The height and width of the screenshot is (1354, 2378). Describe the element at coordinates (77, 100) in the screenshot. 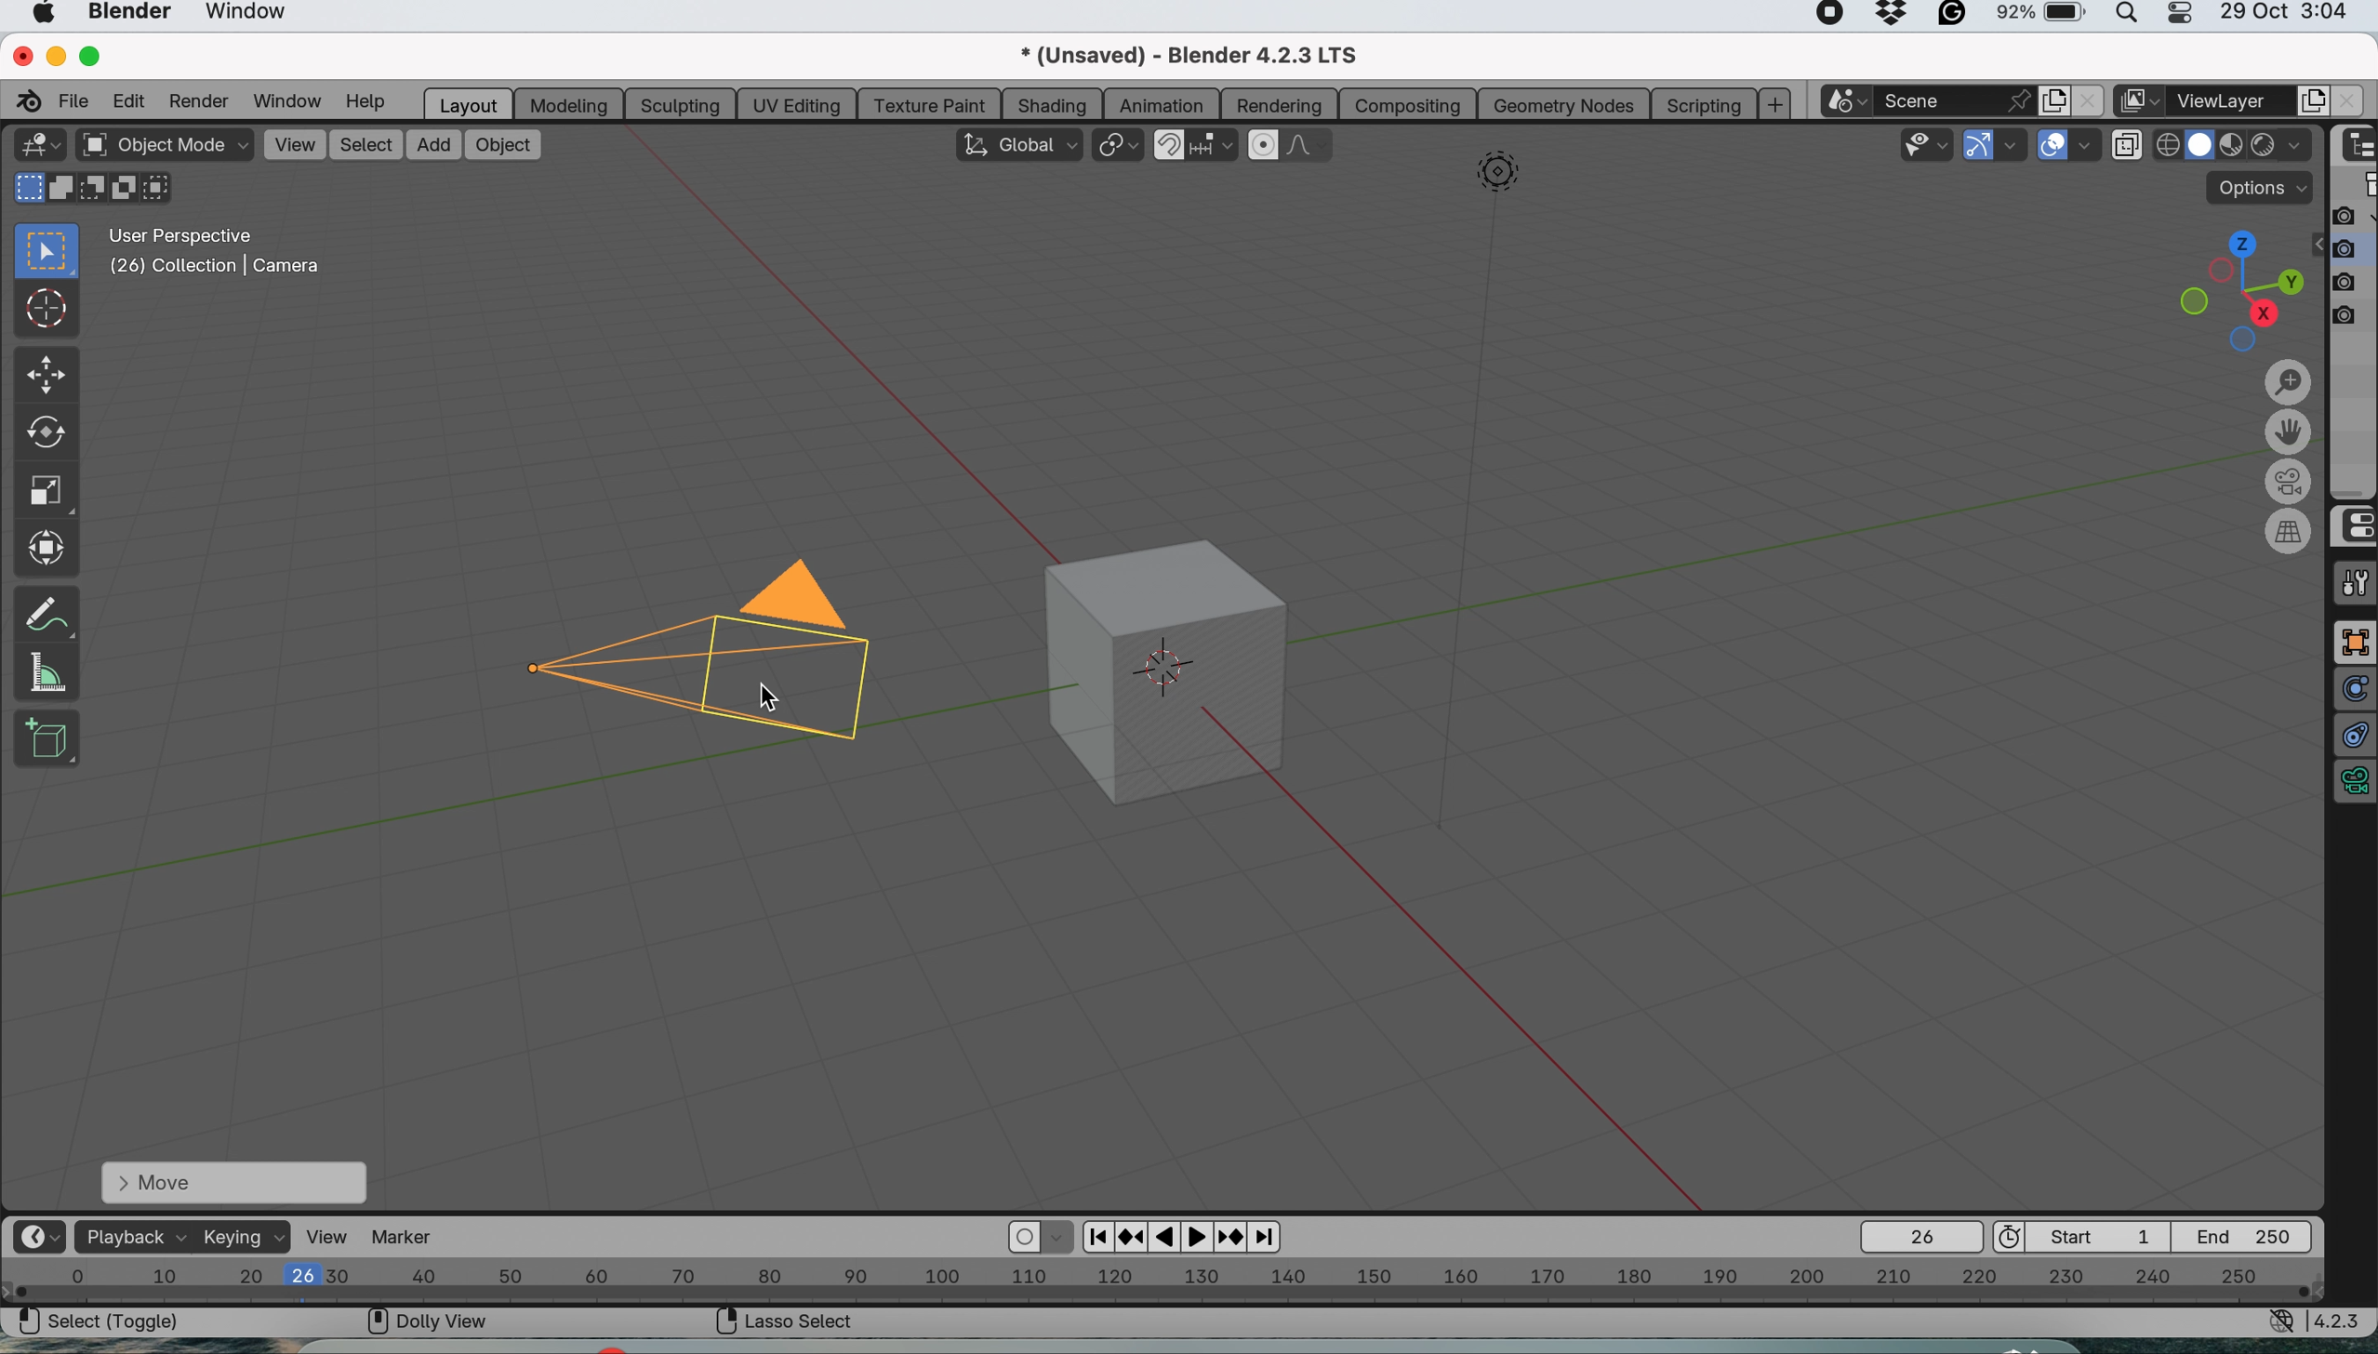

I see `file` at that location.